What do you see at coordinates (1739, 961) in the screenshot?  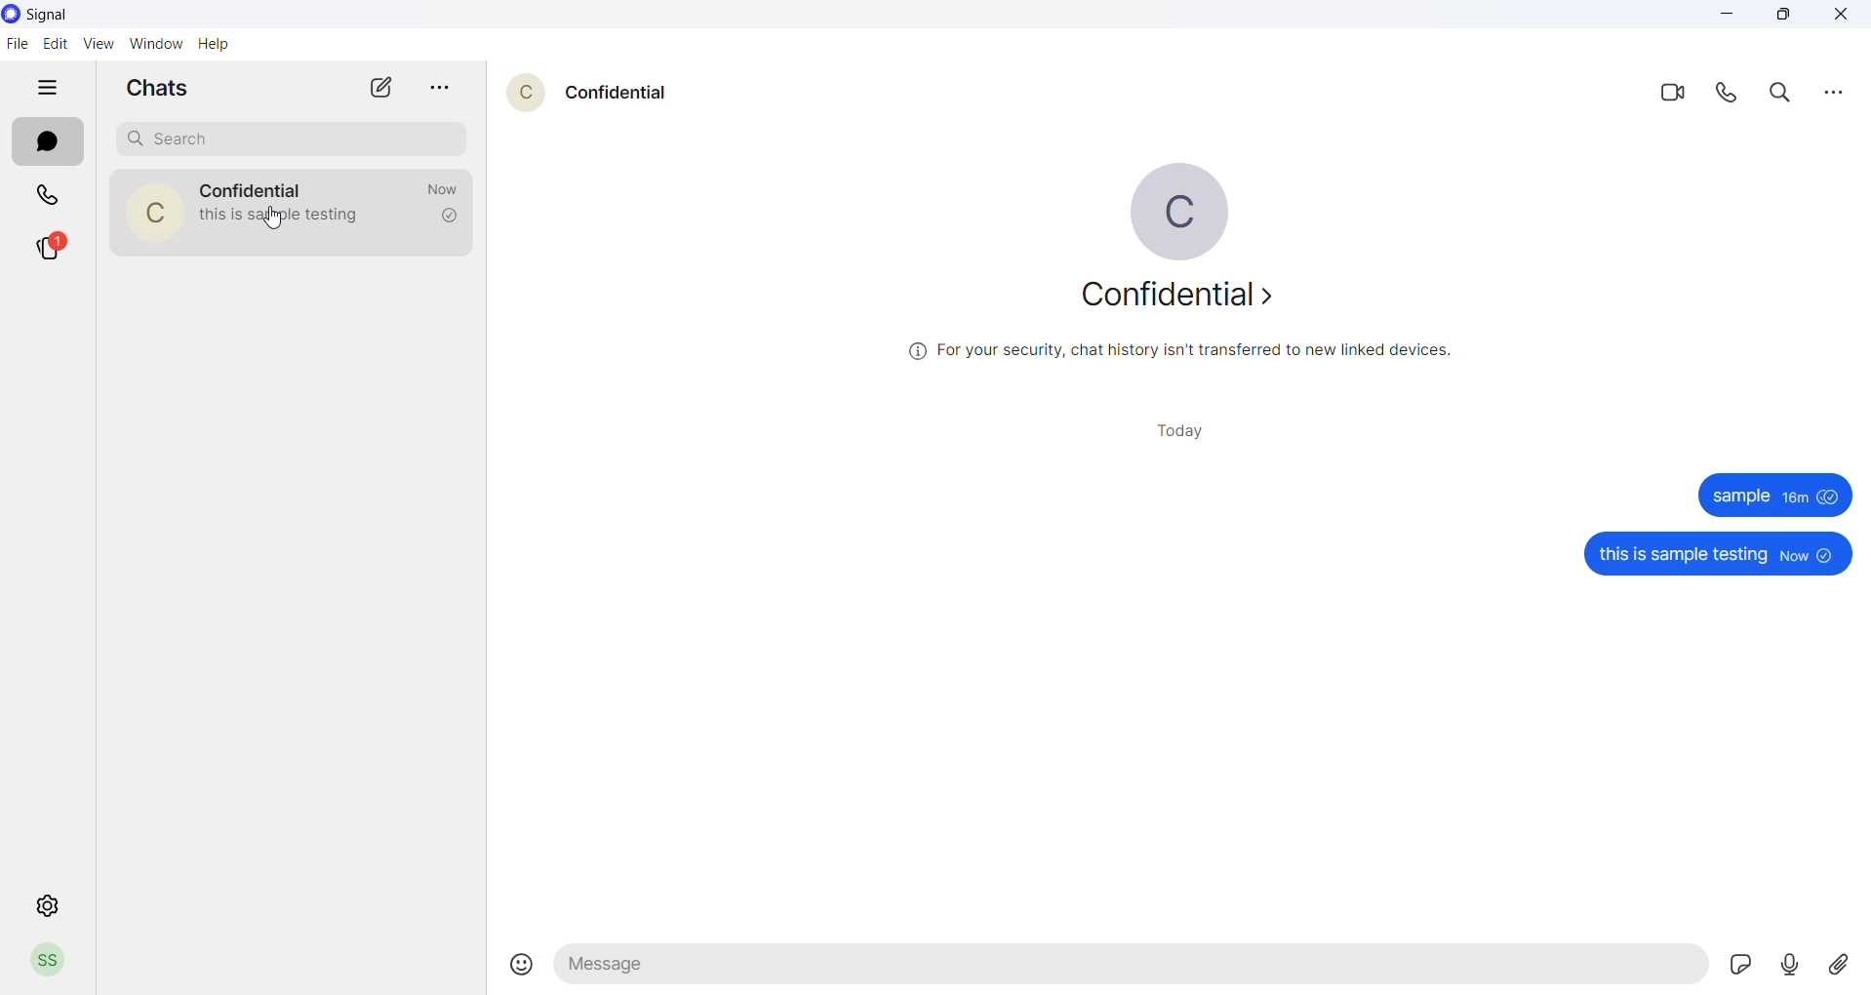 I see `send sticker` at bounding box center [1739, 961].